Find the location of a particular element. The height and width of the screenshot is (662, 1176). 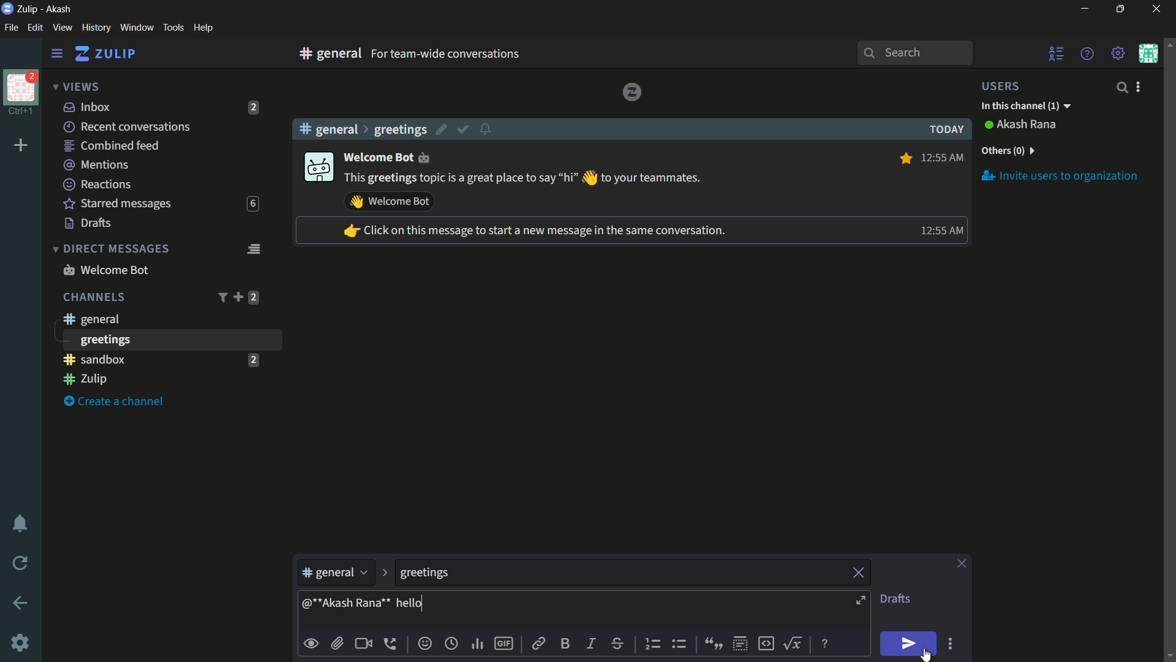

file menu is located at coordinates (11, 28).